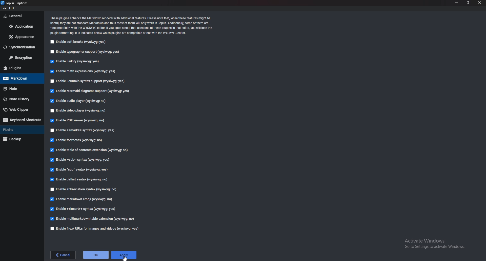 The image size is (486, 261). Describe the element at coordinates (89, 82) in the screenshot. I see `Enable fountain syntax support (wysiqyg:yes)` at that location.